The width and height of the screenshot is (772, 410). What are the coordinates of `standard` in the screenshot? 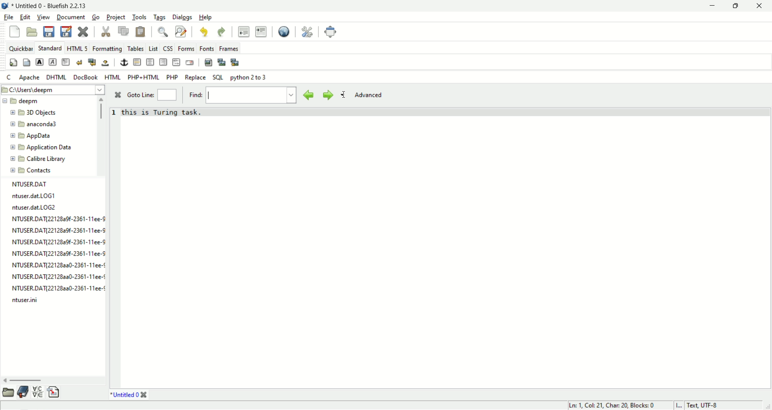 It's located at (50, 47).